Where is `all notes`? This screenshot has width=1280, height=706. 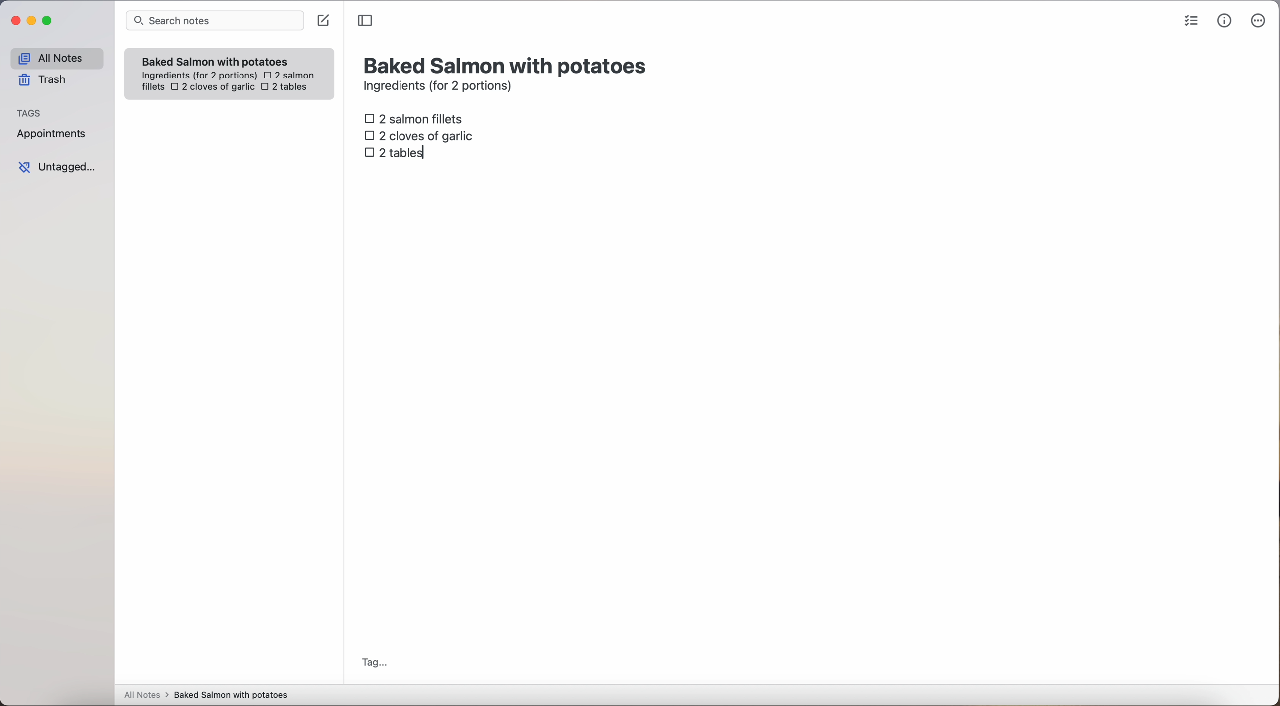
all notes is located at coordinates (57, 58).